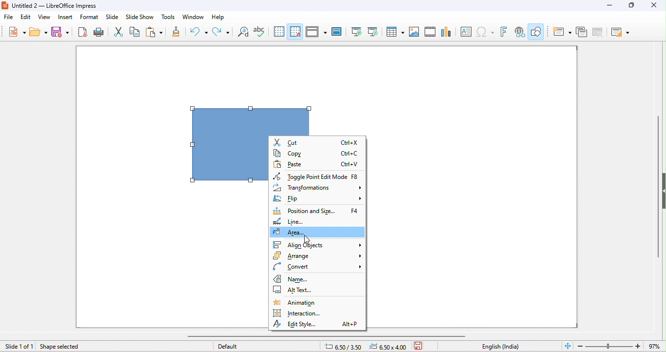  I want to click on paste    Ctrl+V, so click(316, 164).